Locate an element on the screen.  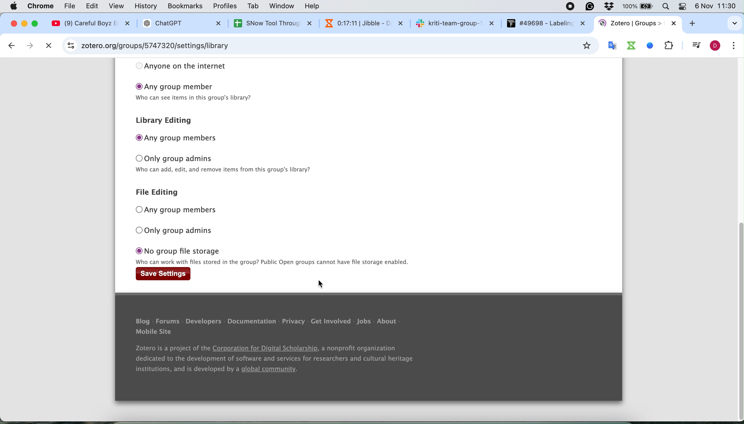
edit is located at coordinates (94, 6).